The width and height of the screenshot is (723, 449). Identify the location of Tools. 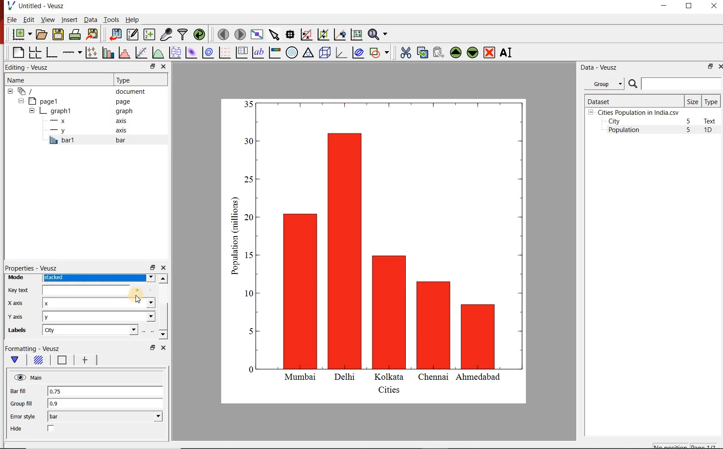
(111, 19).